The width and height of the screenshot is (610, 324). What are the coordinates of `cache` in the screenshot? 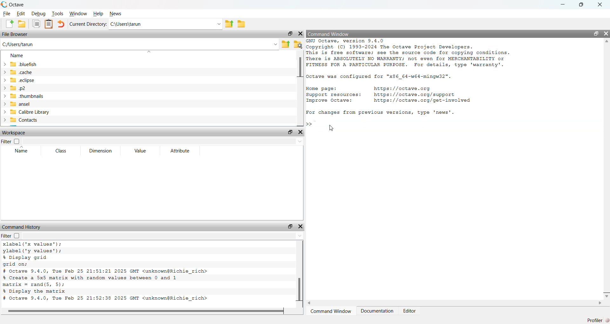 It's located at (18, 72).